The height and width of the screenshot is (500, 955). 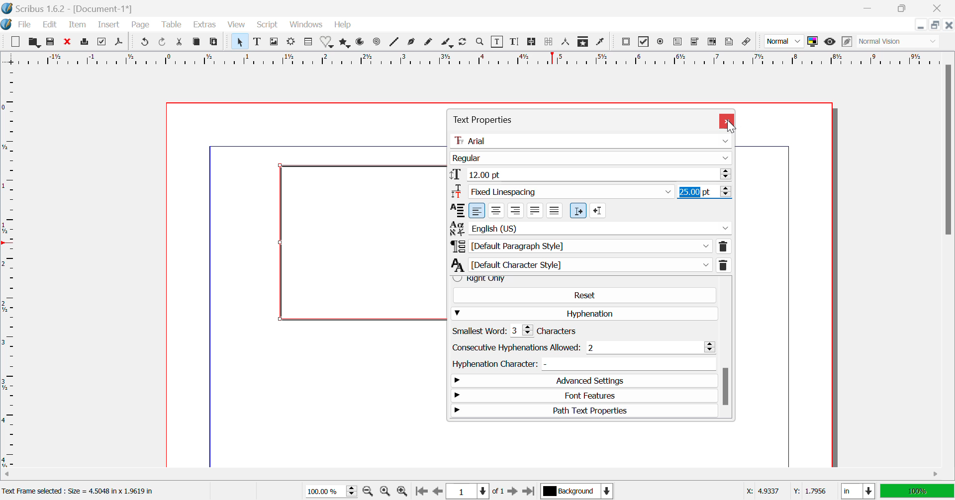 What do you see at coordinates (535, 211) in the screenshot?
I see `Text justified` at bounding box center [535, 211].